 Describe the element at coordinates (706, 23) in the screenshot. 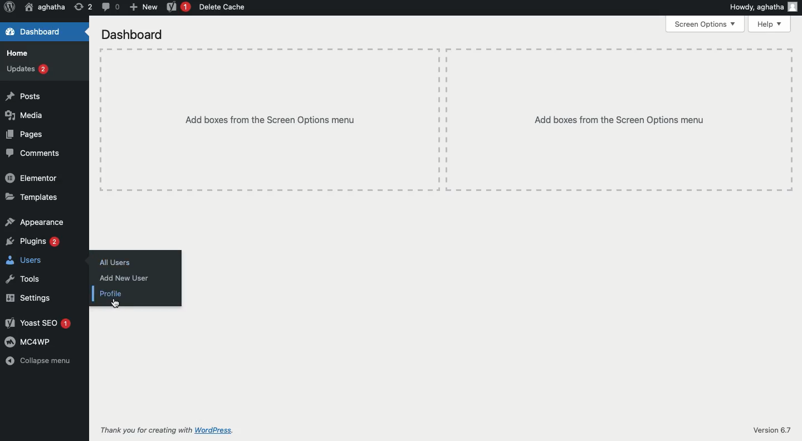

I see `Screen options` at that location.